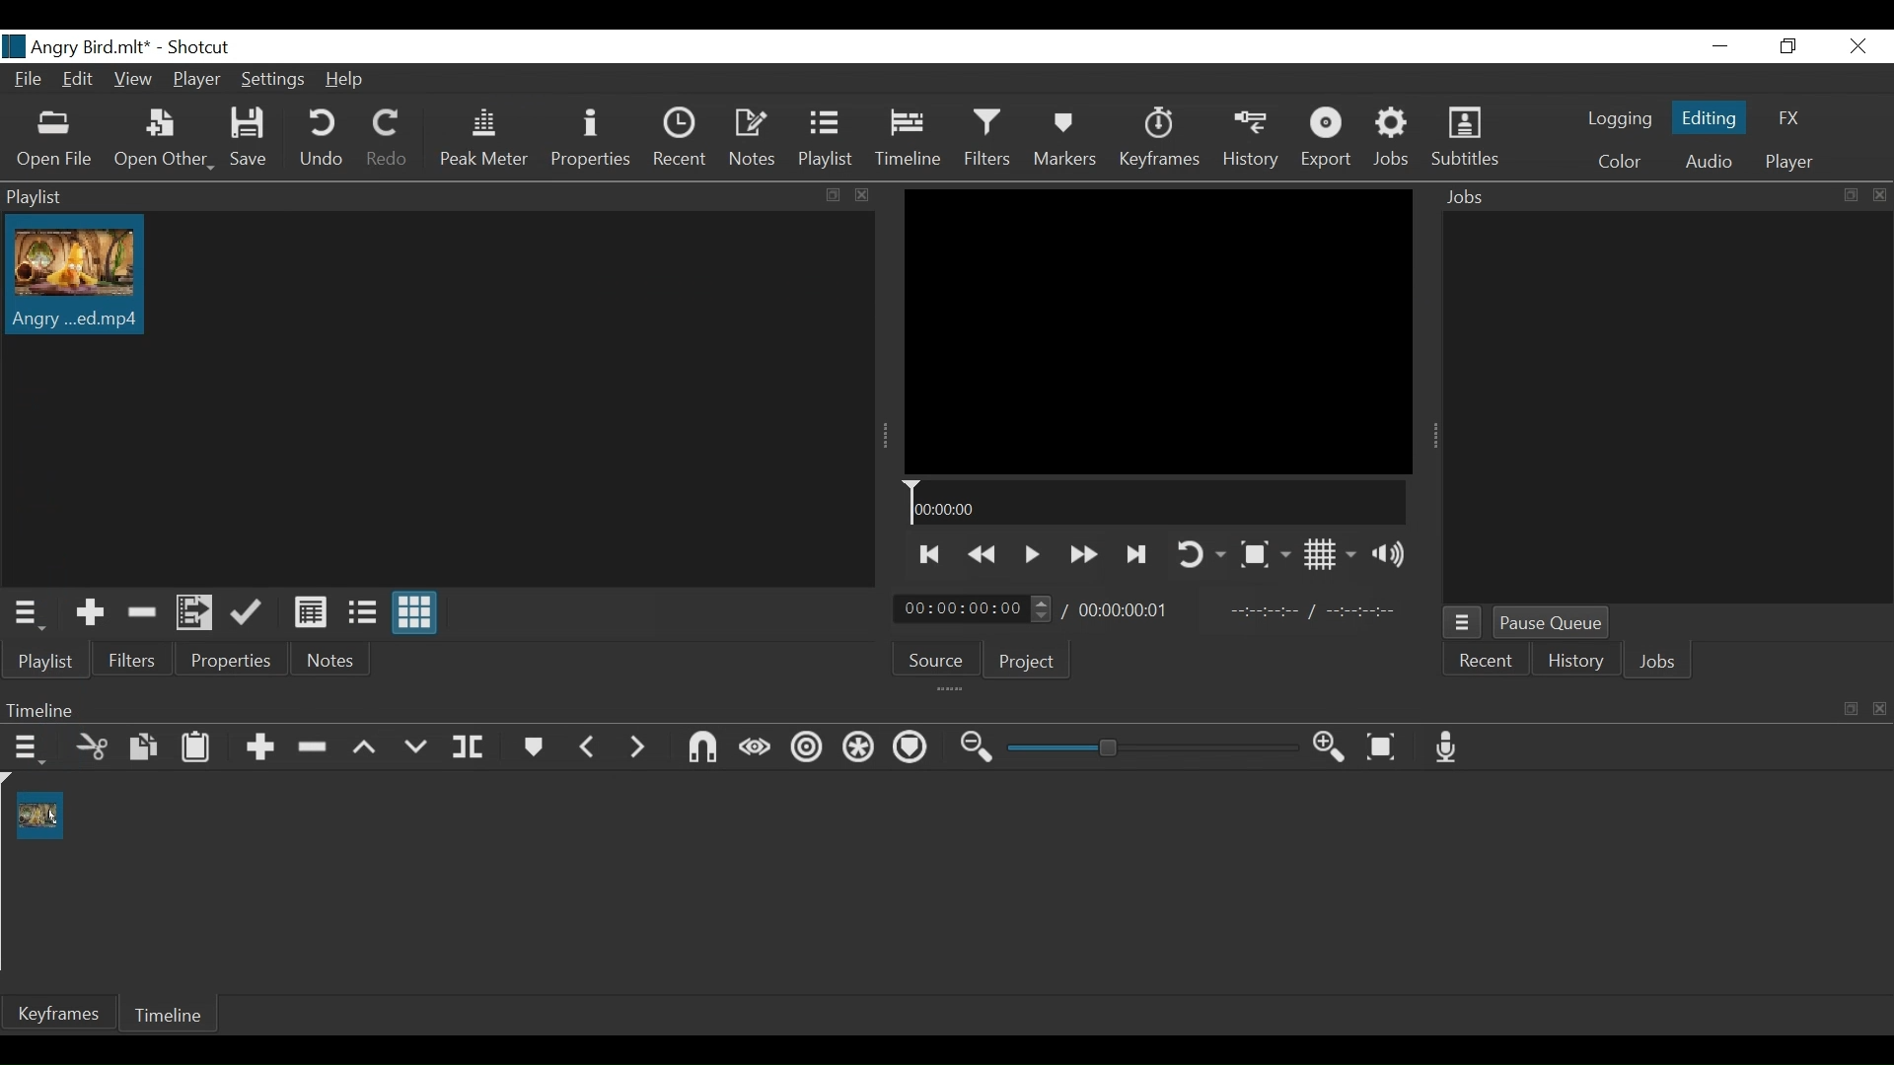 This screenshot has width=1894, height=1065. I want to click on Update, so click(248, 612).